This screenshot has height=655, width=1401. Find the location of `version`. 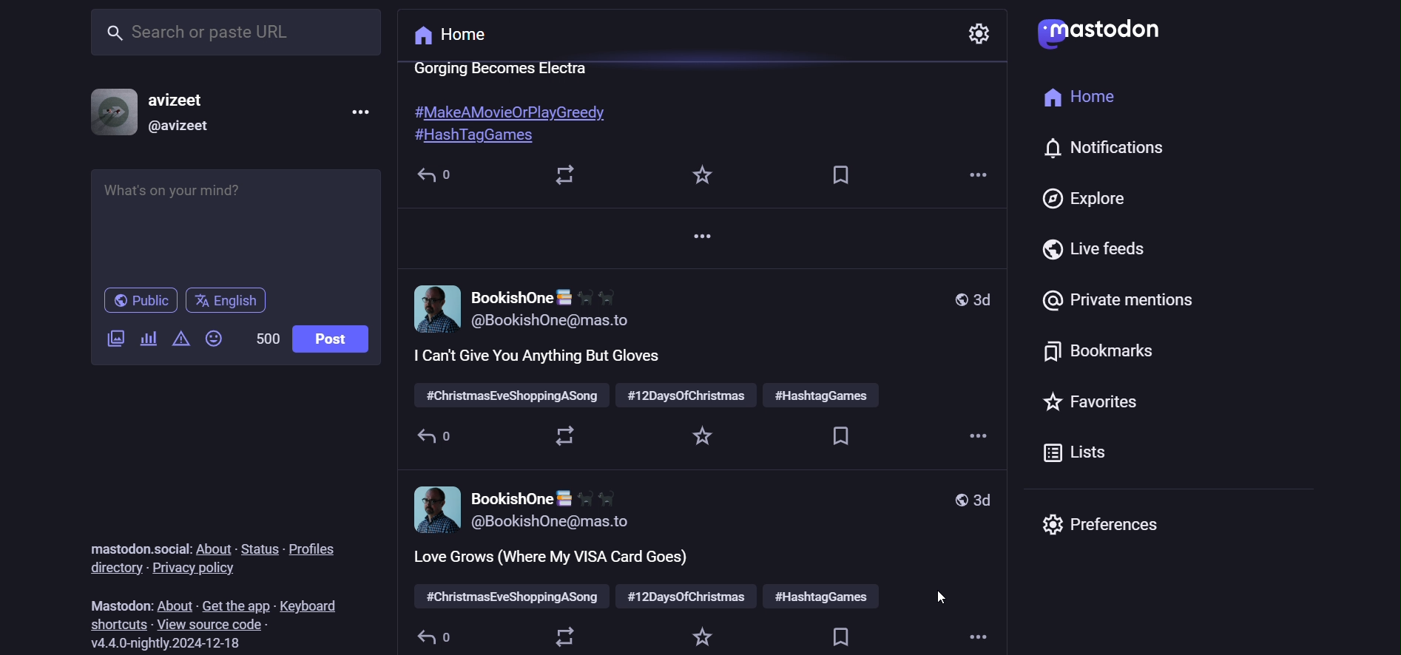

version is located at coordinates (163, 643).